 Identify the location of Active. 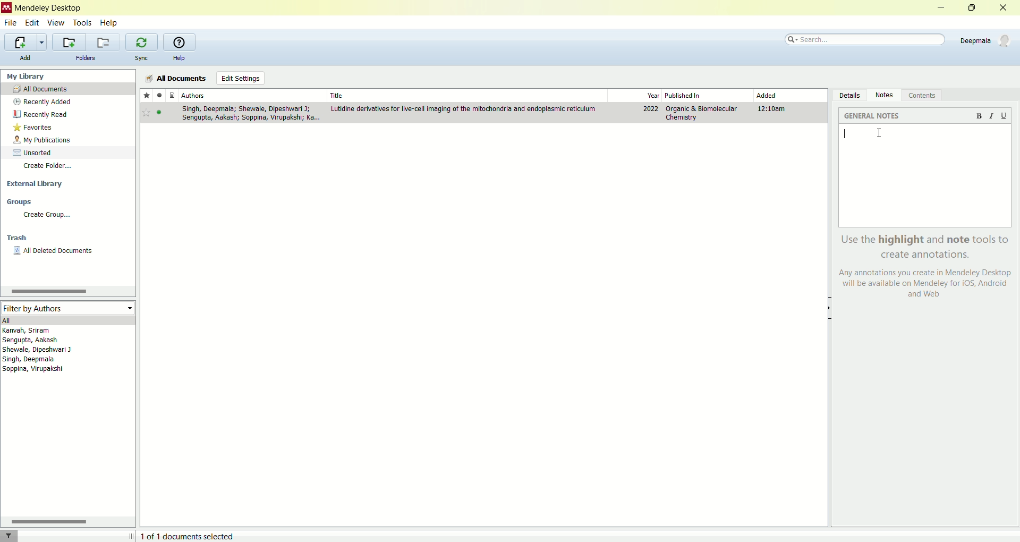
(160, 114).